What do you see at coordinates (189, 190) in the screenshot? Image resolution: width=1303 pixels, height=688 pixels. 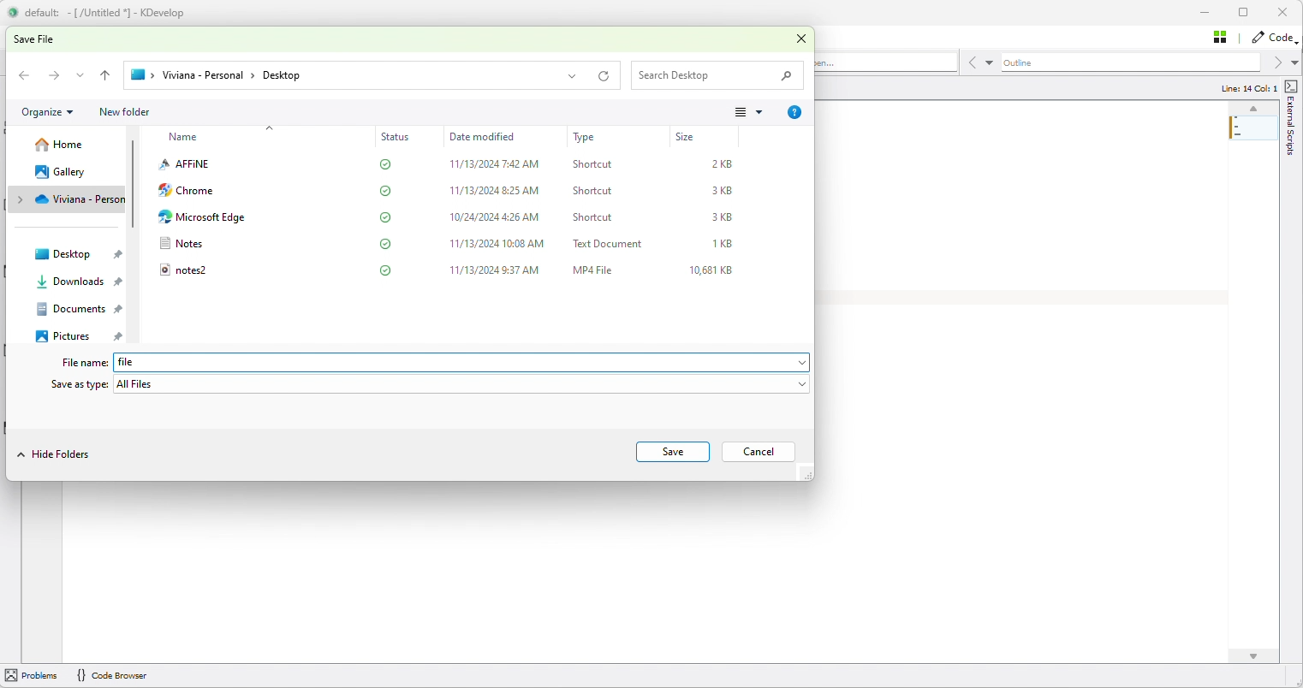 I see `Chrome` at bounding box center [189, 190].